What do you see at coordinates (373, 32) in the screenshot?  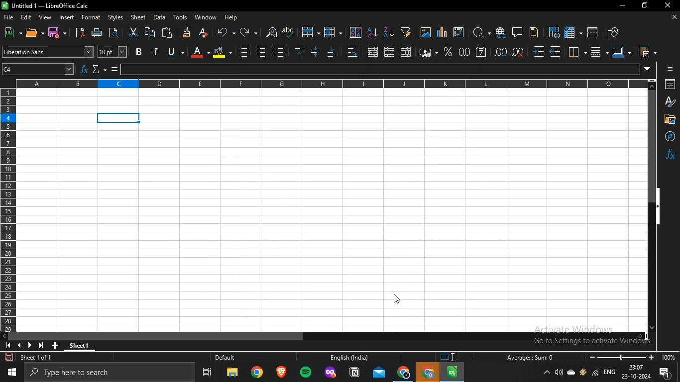 I see `sort ascending` at bounding box center [373, 32].